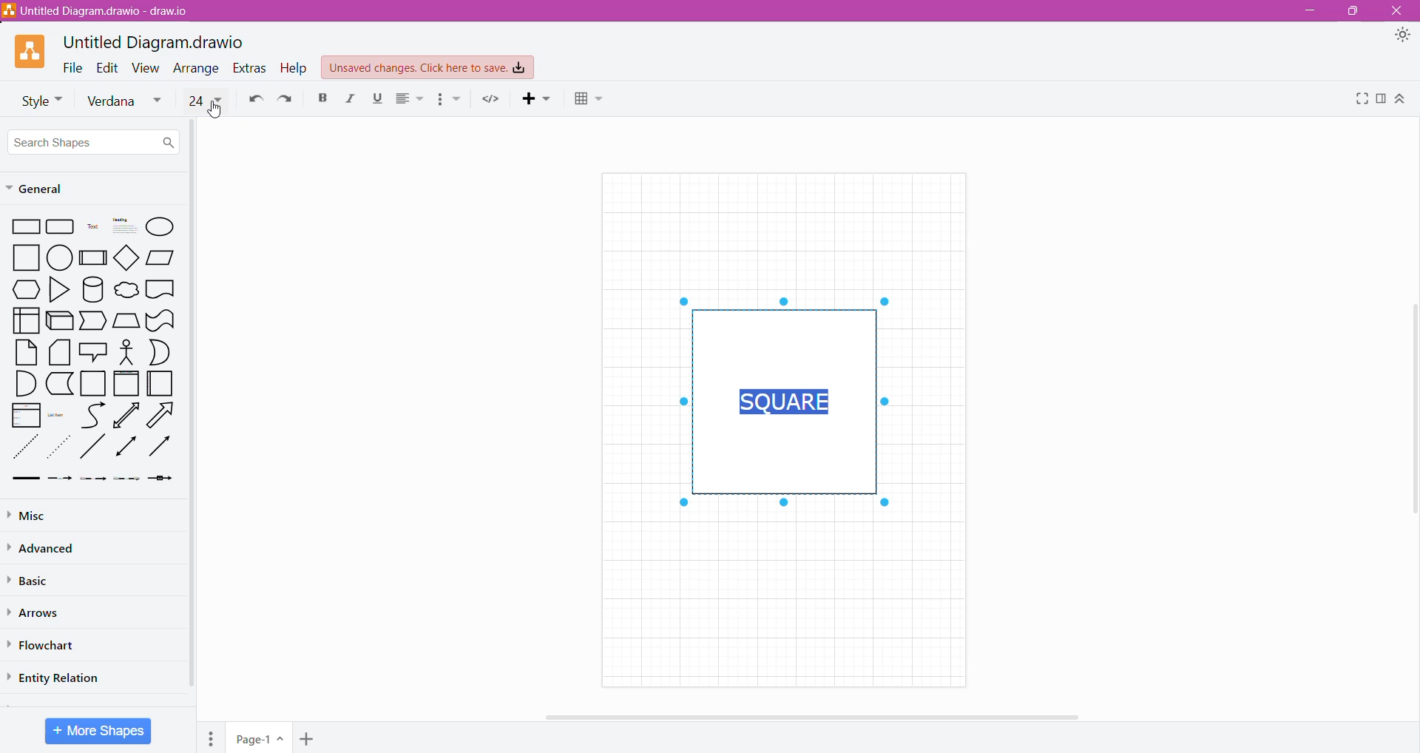  What do you see at coordinates (160, 289) in the screenshot?
I see `Document` at bounding box center [160, 289].